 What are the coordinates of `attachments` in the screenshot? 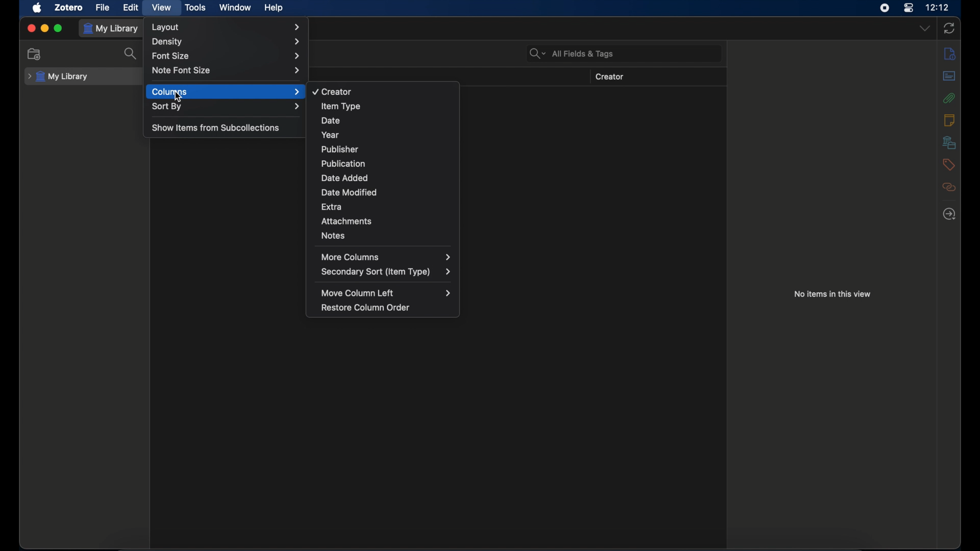 It's located at (949, 98).